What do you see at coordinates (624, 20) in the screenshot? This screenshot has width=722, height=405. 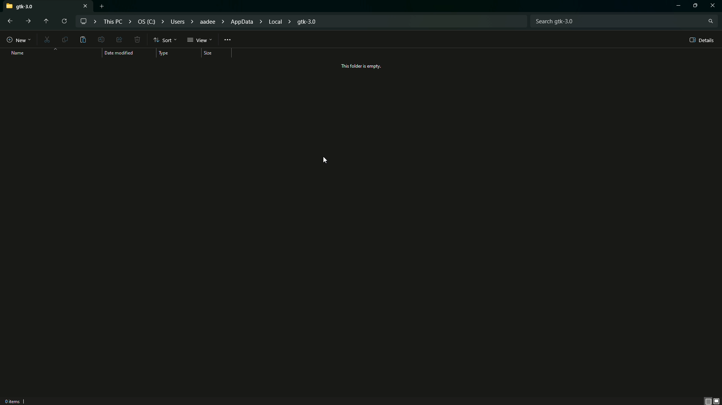 I see `Search bar` at bounding box center [624, 20].